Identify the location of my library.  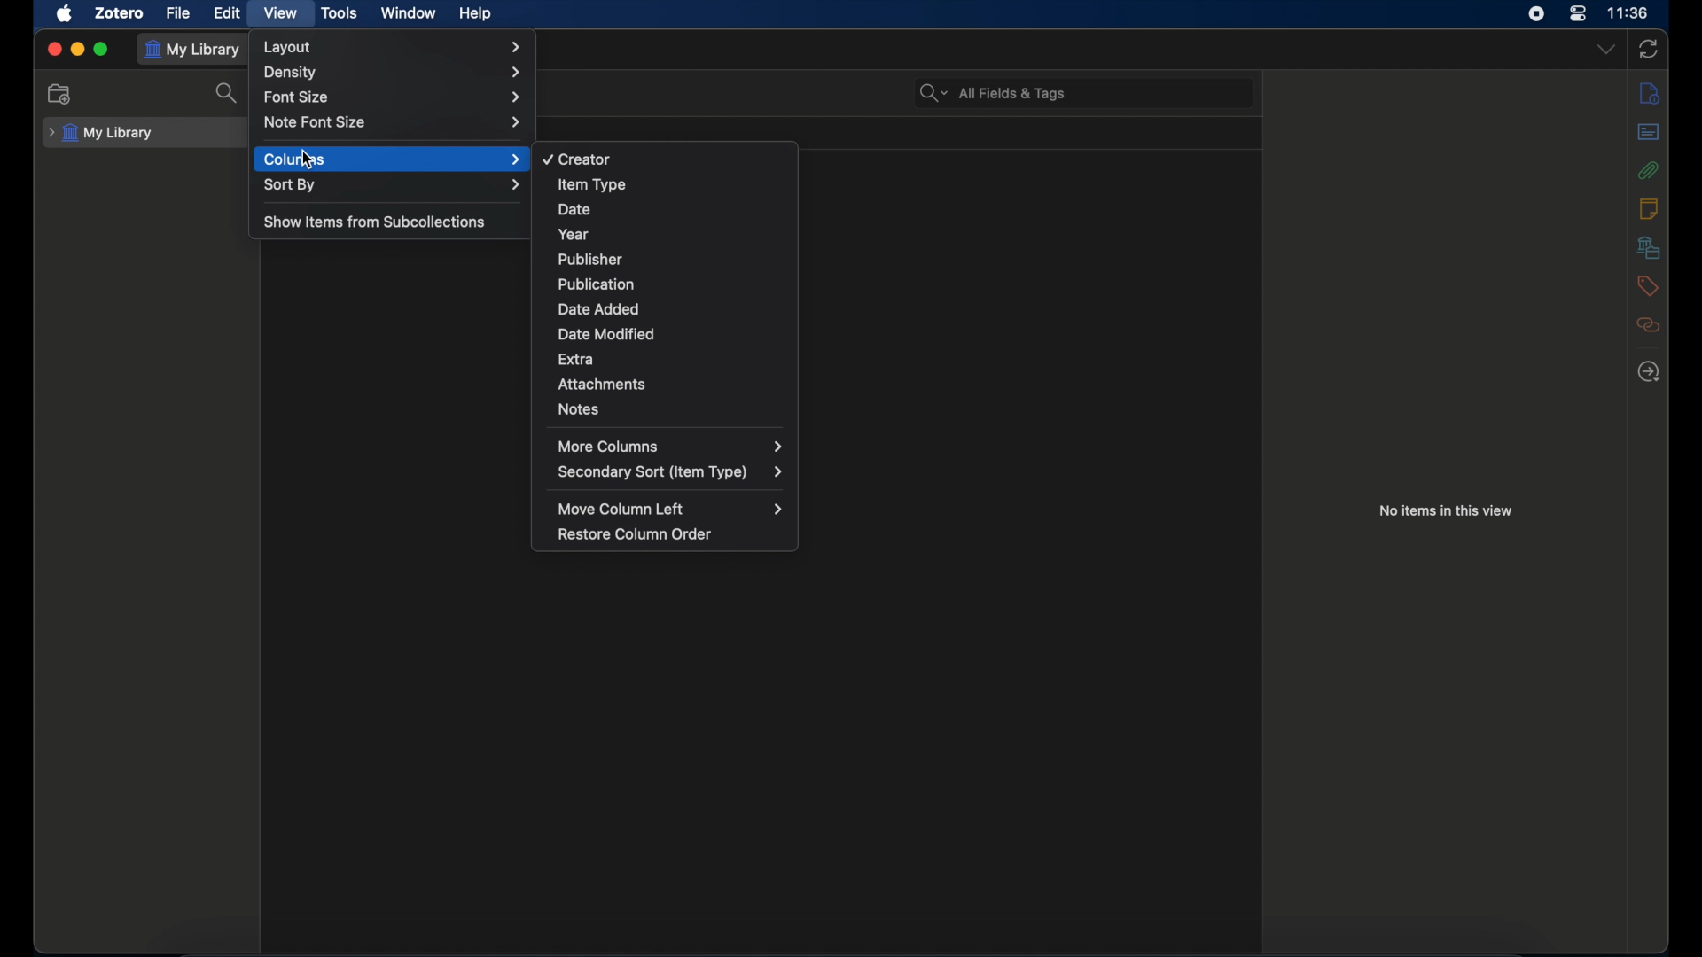
(101, 134).